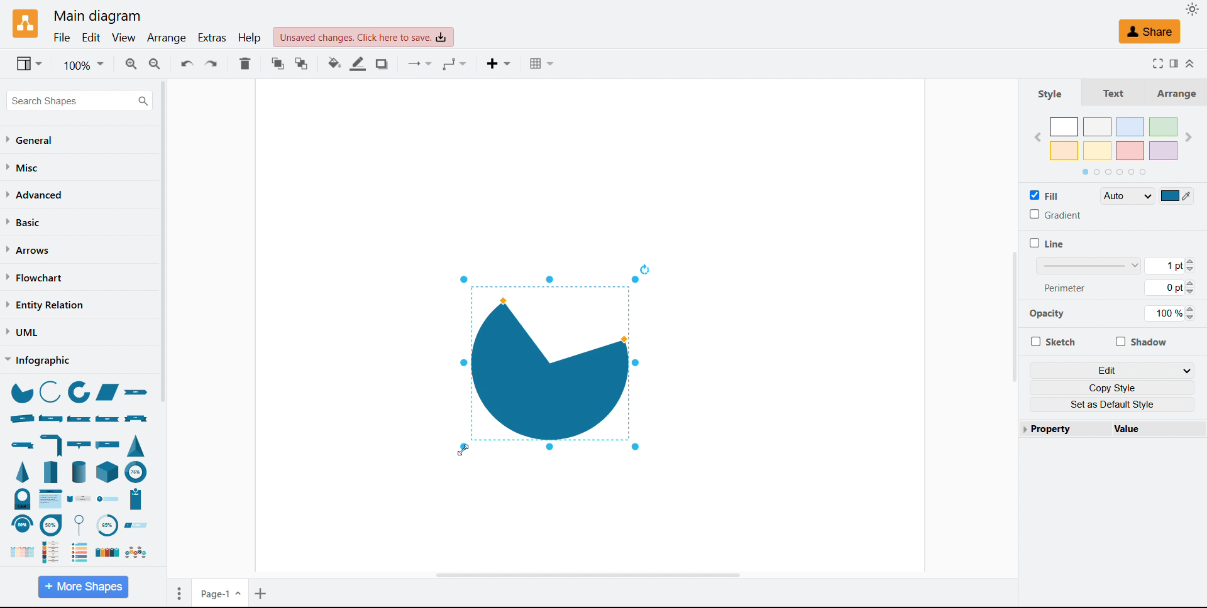  Describe the element at coordinates (1108, 92) in the screenshot. I see `Text ` at that location.